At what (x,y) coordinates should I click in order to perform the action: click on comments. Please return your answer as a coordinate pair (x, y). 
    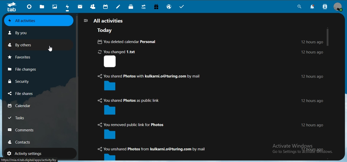
    Looking at the image, I should click on (23, 130).